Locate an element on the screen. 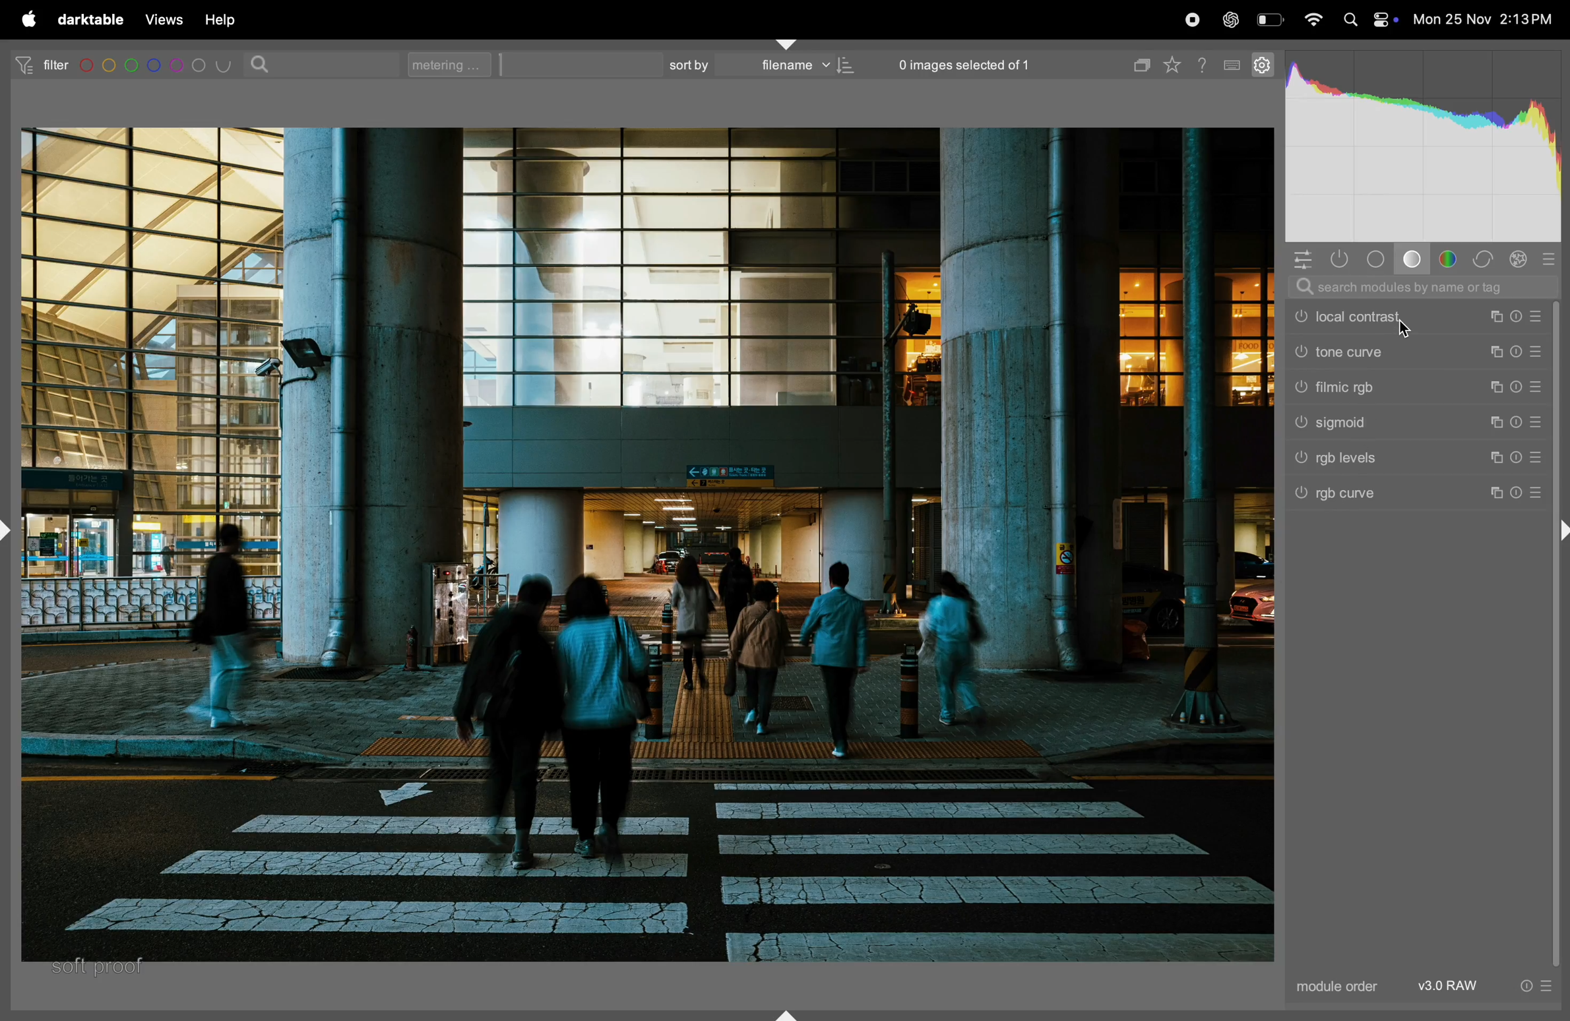 This screenshot has height=1021, width=1570. rgb curve is located at coordinates (1408, 492).